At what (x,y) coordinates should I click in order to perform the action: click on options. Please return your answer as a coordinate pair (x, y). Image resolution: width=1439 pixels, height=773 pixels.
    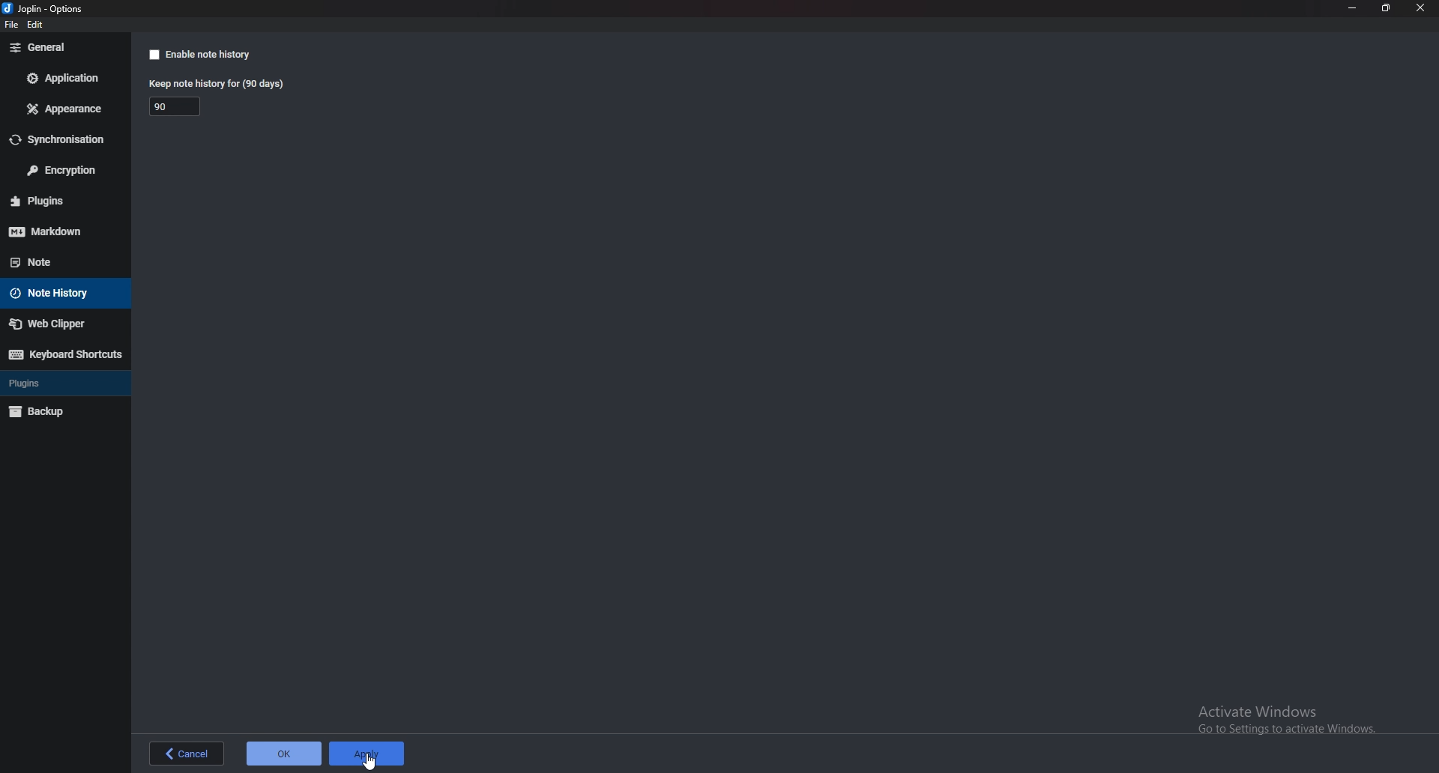
    Looking at the image, I should click on (48, 8).